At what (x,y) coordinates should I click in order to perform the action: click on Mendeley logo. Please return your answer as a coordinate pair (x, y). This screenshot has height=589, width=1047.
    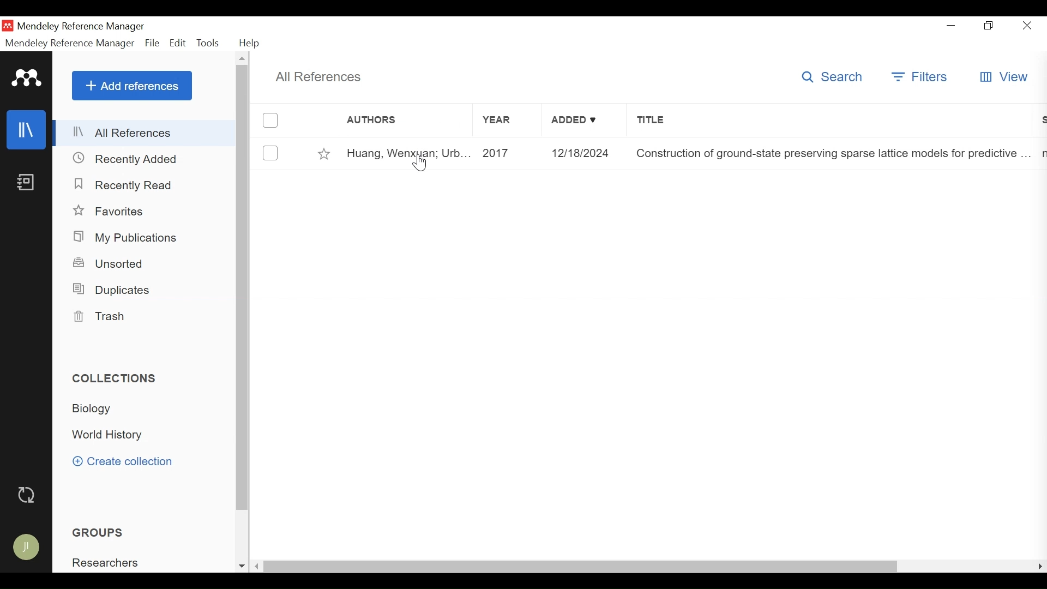
    Looking at the image, I should click on (27, 79).